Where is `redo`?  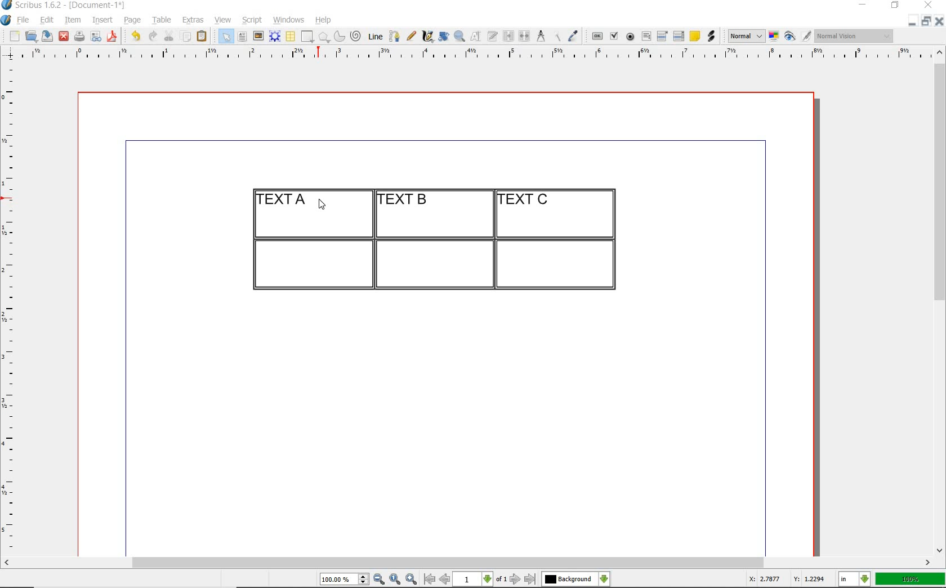 redo is located at coordinates (151, 35).